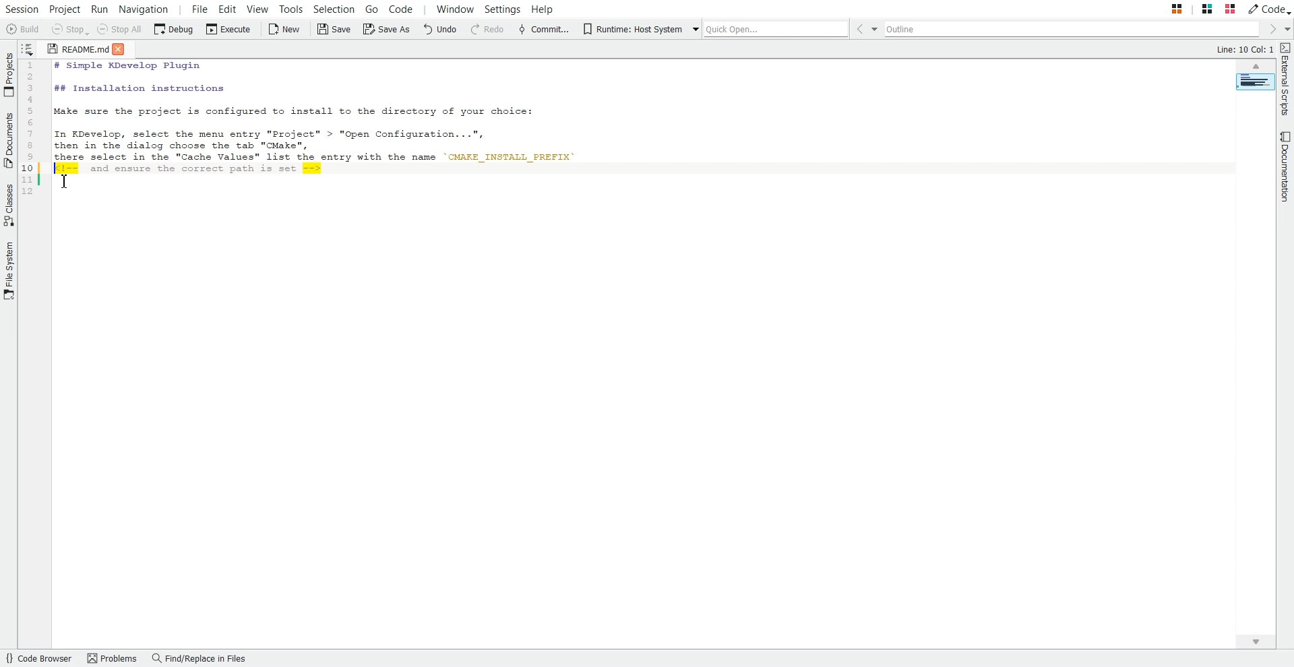  Describe the element at coordinates (1286, 80) in the screenshot. I see `External Scripts` at that location.